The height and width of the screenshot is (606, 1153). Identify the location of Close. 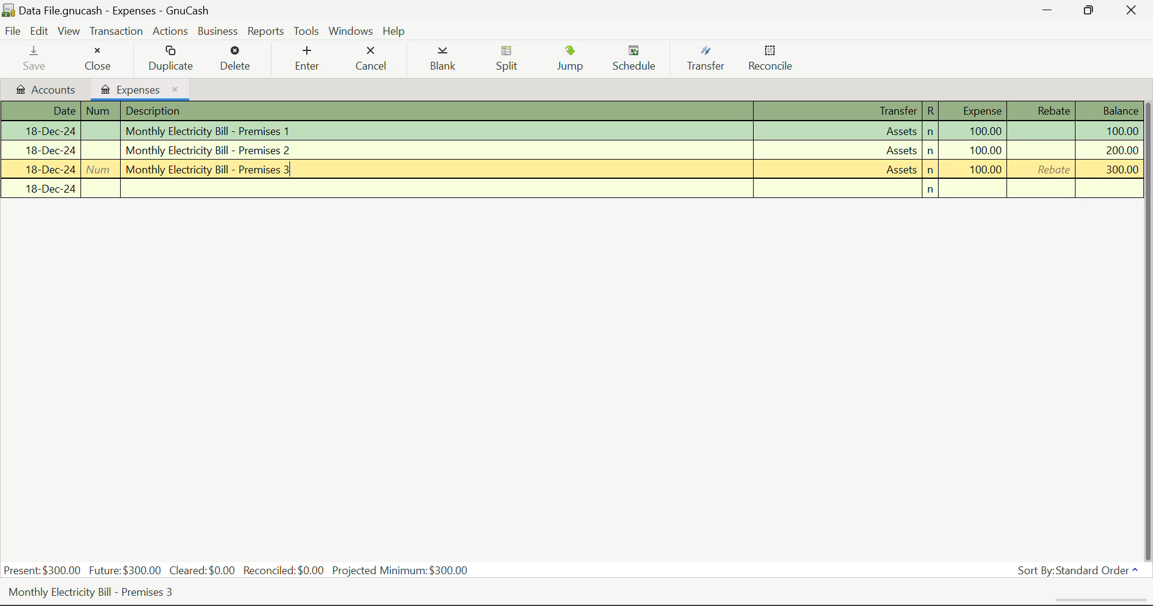
(98, 60).